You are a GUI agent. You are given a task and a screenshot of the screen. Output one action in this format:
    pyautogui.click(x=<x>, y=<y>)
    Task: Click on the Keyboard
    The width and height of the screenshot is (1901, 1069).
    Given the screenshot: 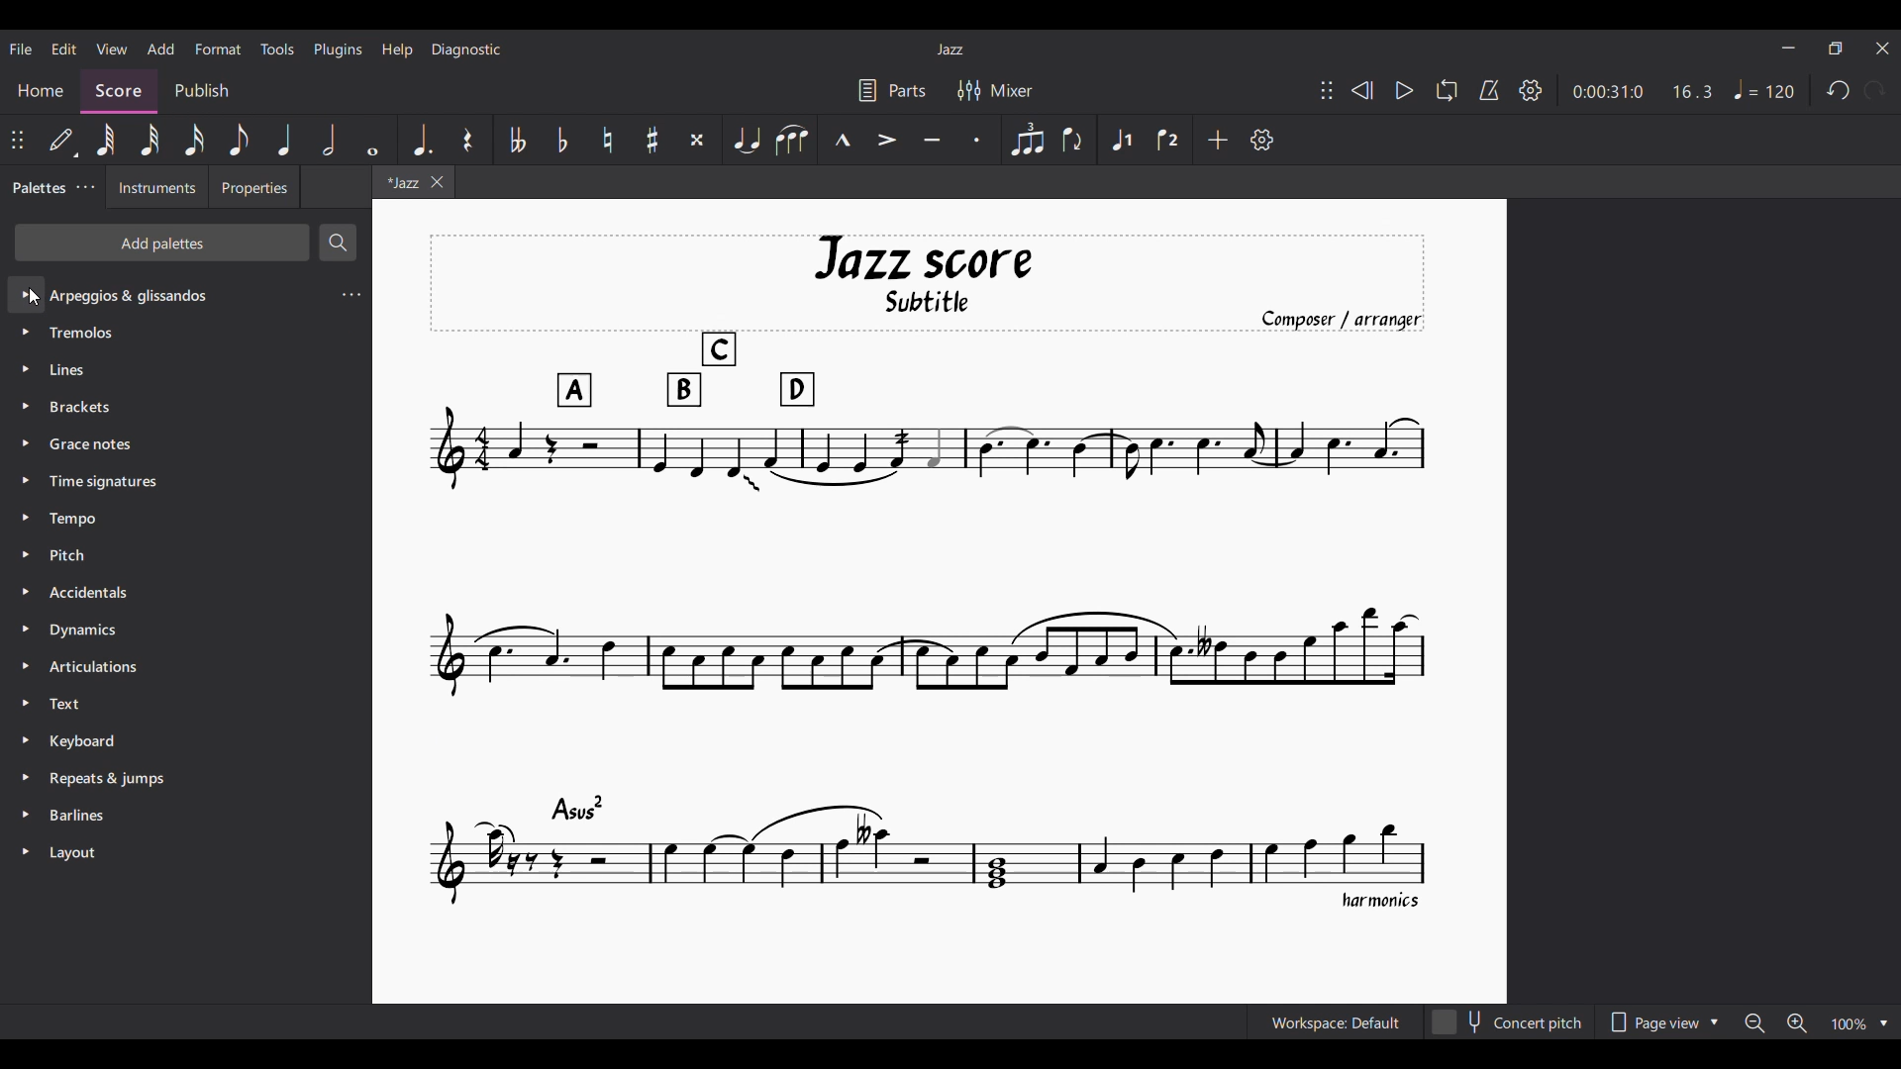 What is the action you would take?
    pyautogui.click(x=91, y=741)
    